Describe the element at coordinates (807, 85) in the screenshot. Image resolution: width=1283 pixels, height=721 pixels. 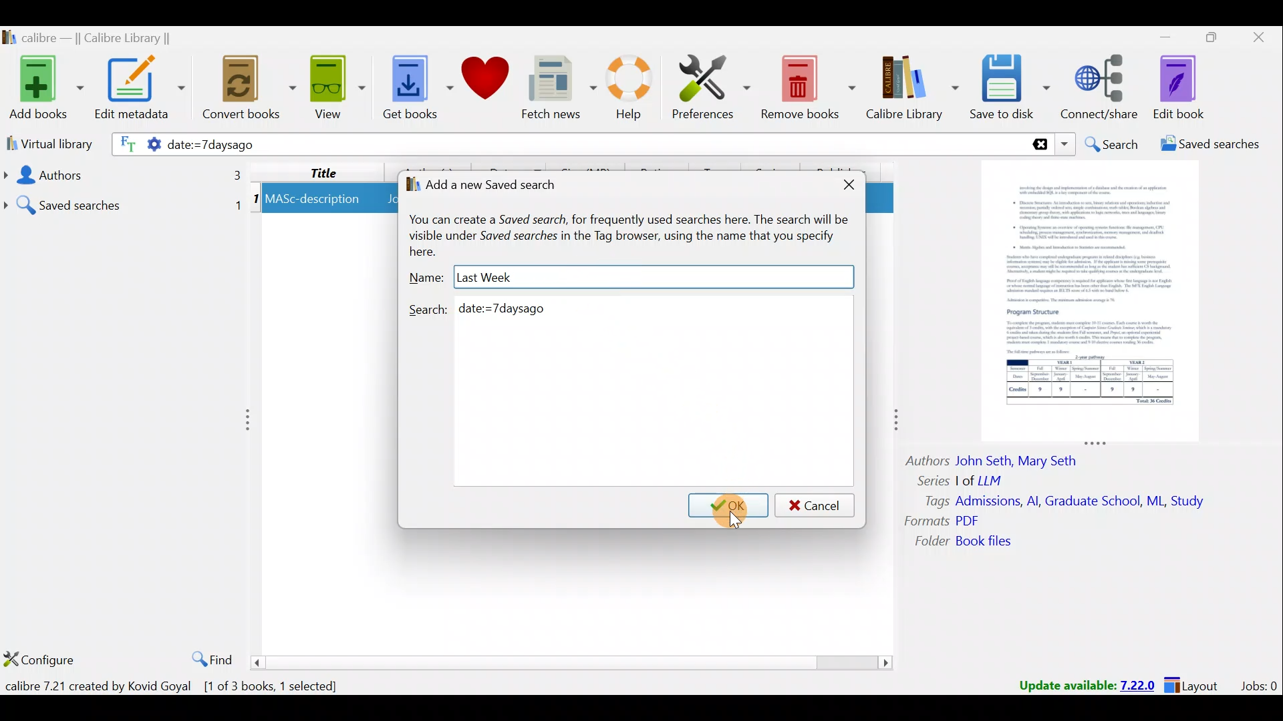
I see `Remove books` at that location.